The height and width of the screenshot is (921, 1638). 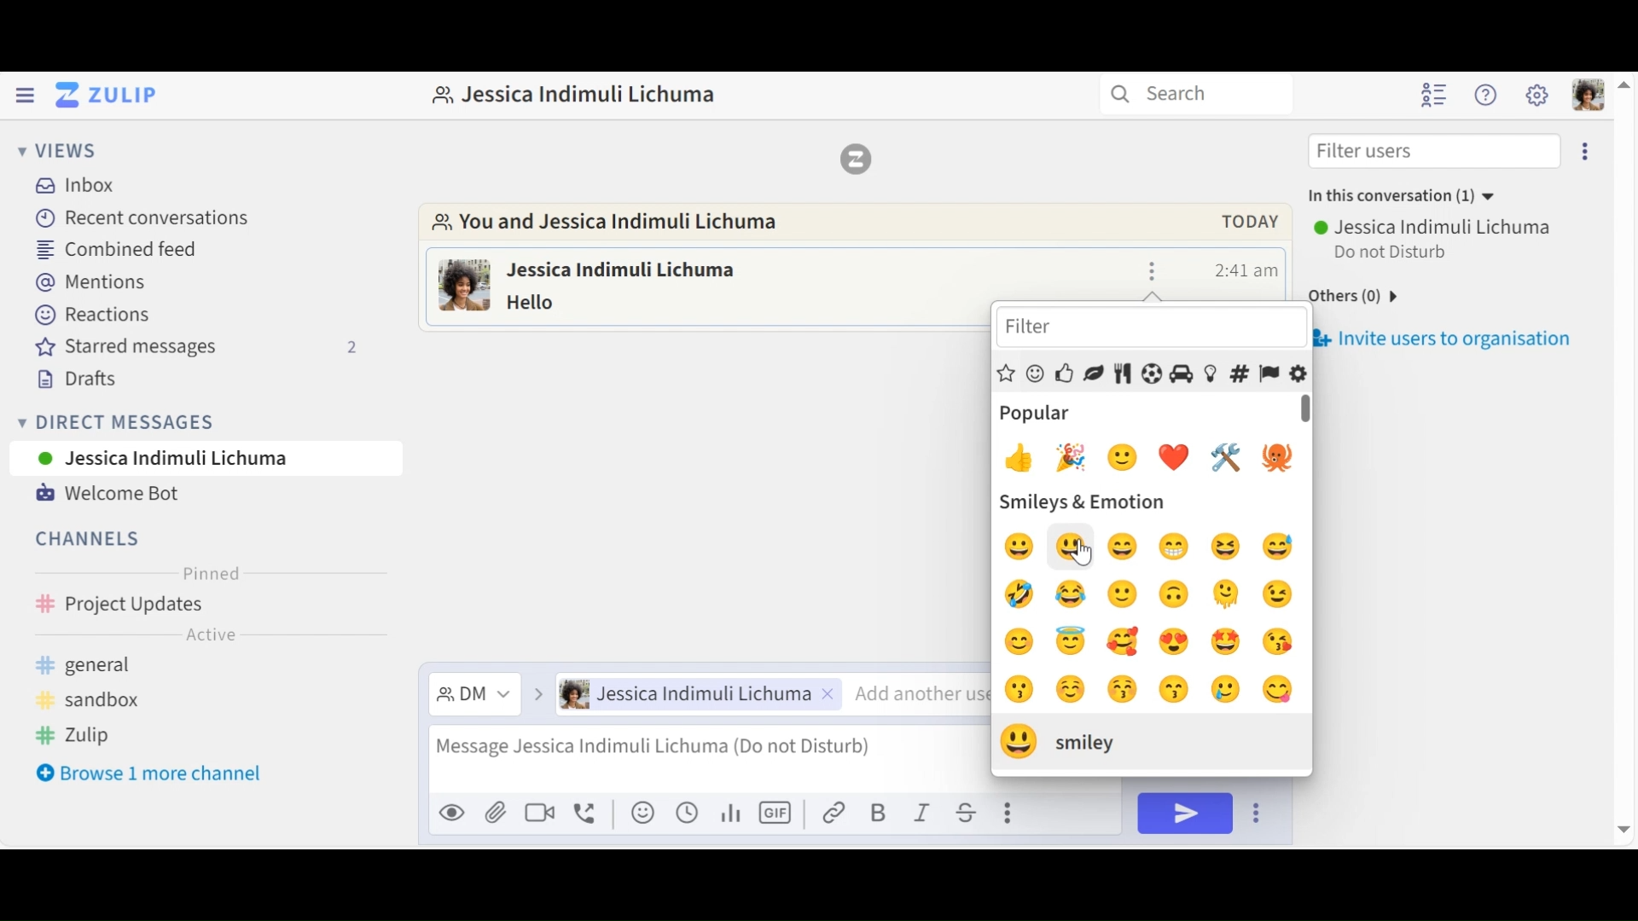 I want to click on Filter Emoji, so click(x=1147, y=329).